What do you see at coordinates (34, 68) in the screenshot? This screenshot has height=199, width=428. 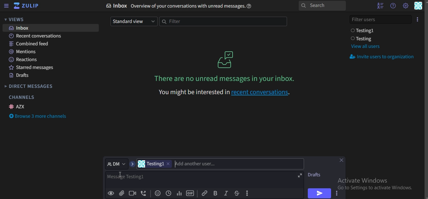 I see `starred messages` at bounding box center [34, 68].